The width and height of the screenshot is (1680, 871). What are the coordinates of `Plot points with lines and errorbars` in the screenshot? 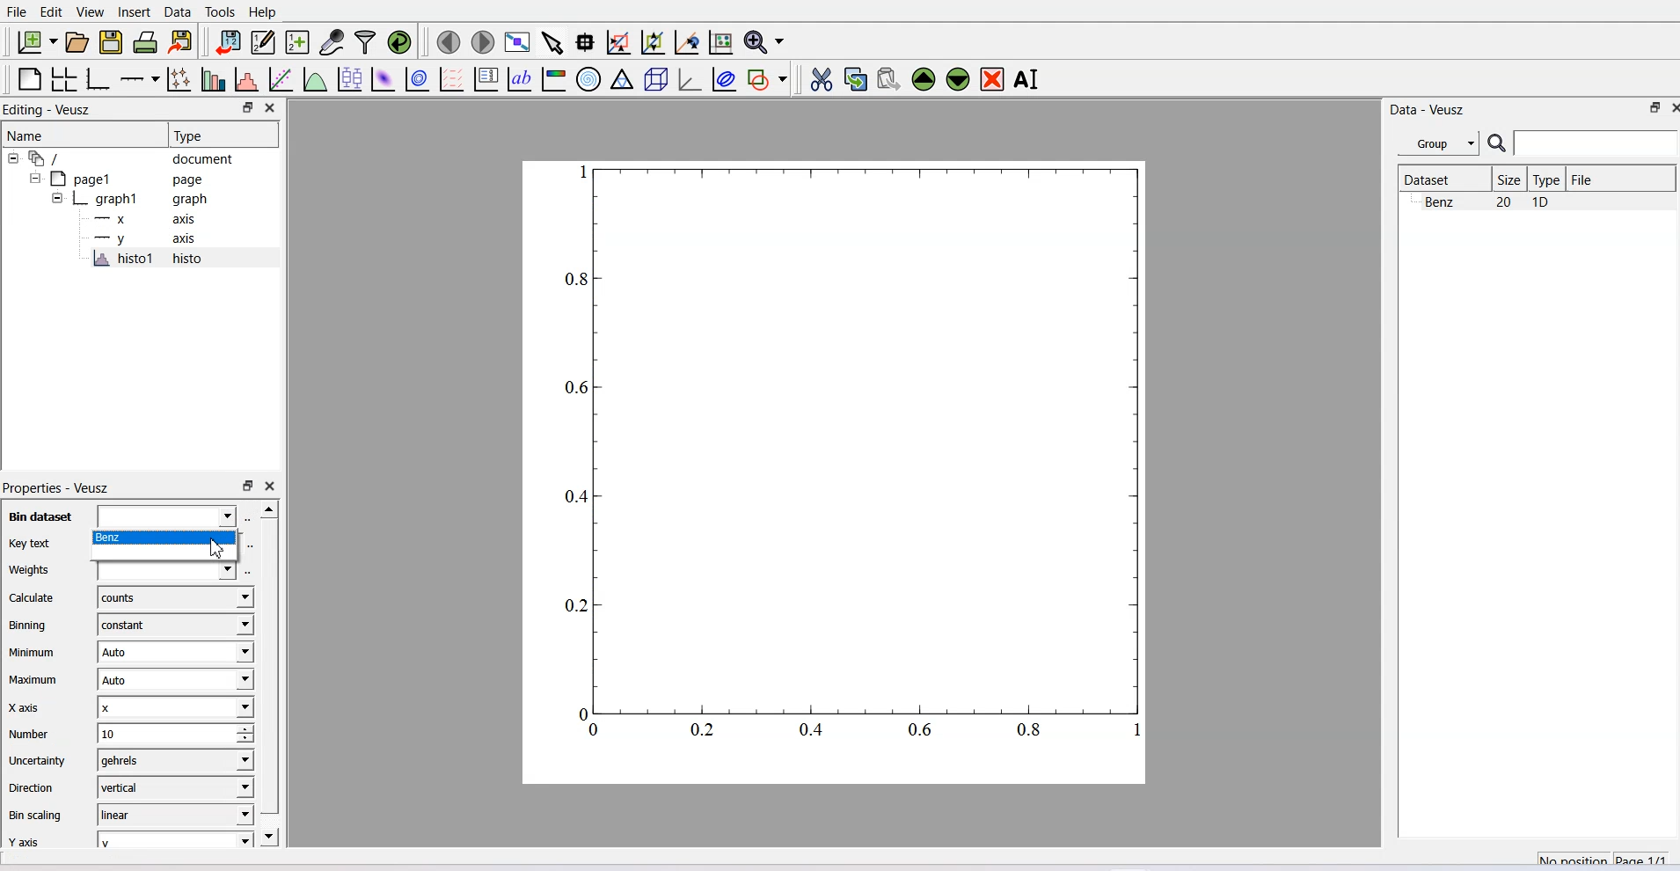 It's located at (179, 79).